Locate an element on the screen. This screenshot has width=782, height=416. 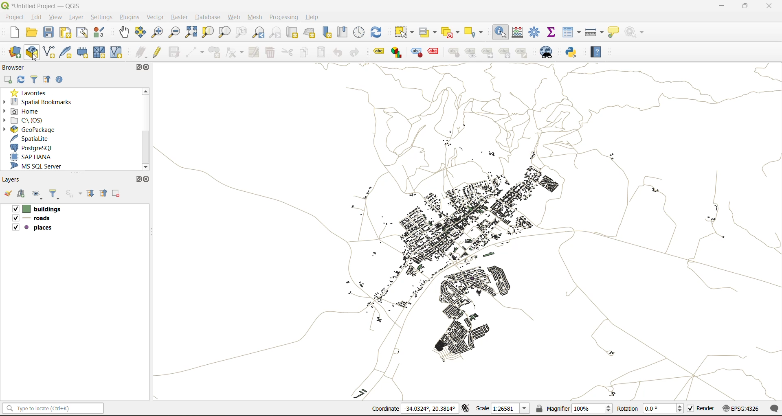
pan selection is located at coordinates (141, 33).